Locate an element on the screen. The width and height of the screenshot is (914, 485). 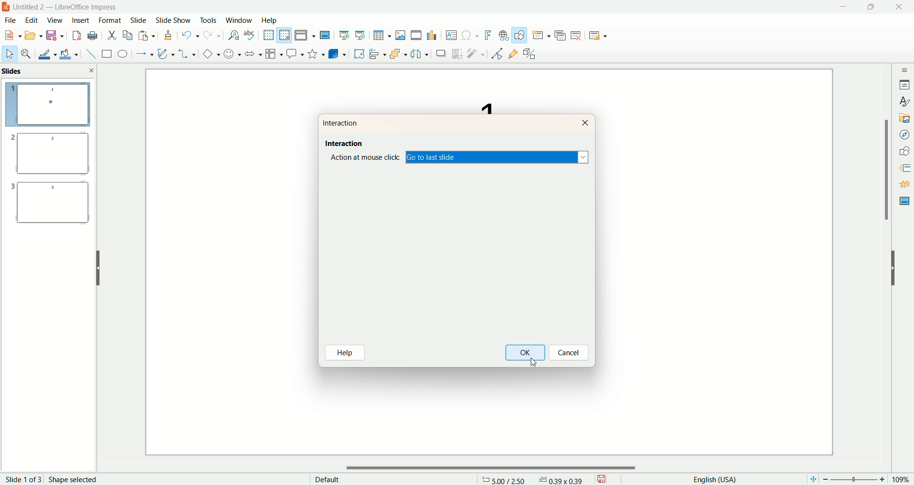
file is located at coordinates (13, 20).